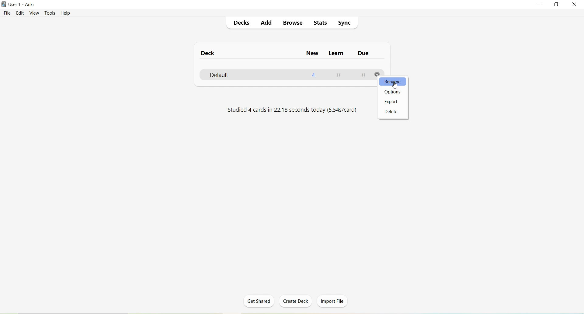 The width and height of the screenshot is (584, 314). Describe the element at coordinates (377, 74) in the screenshot. I see `Options` at that location.